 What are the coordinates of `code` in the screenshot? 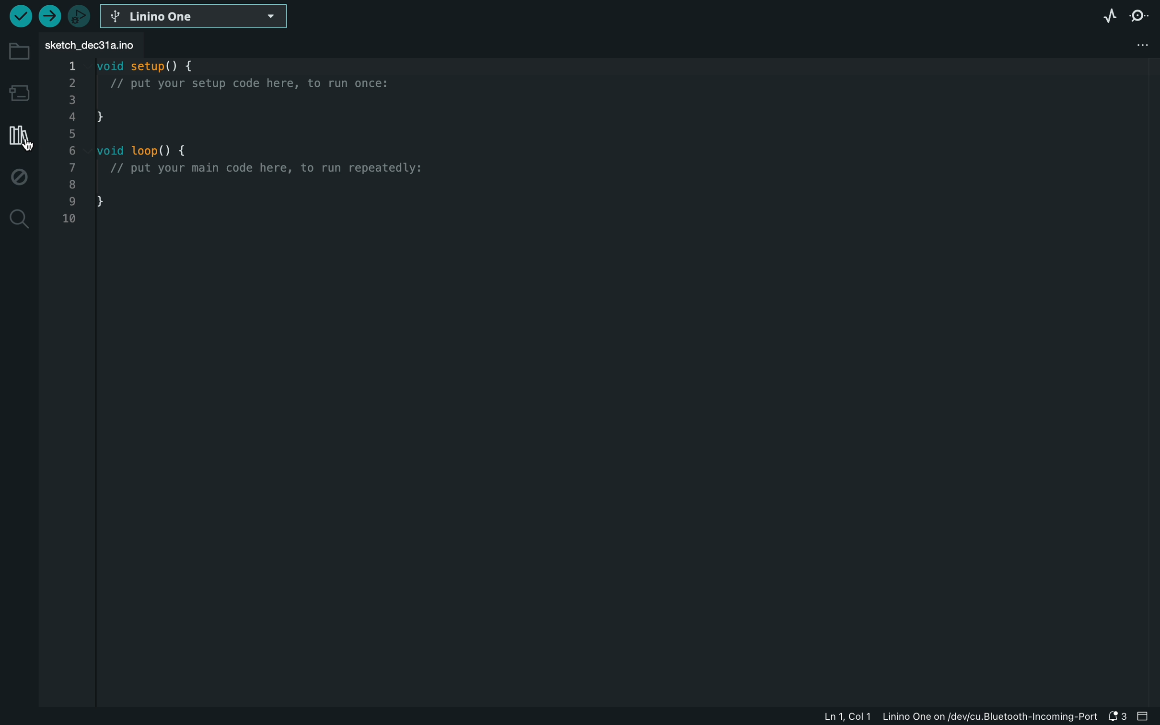 It's located at (251, 145).